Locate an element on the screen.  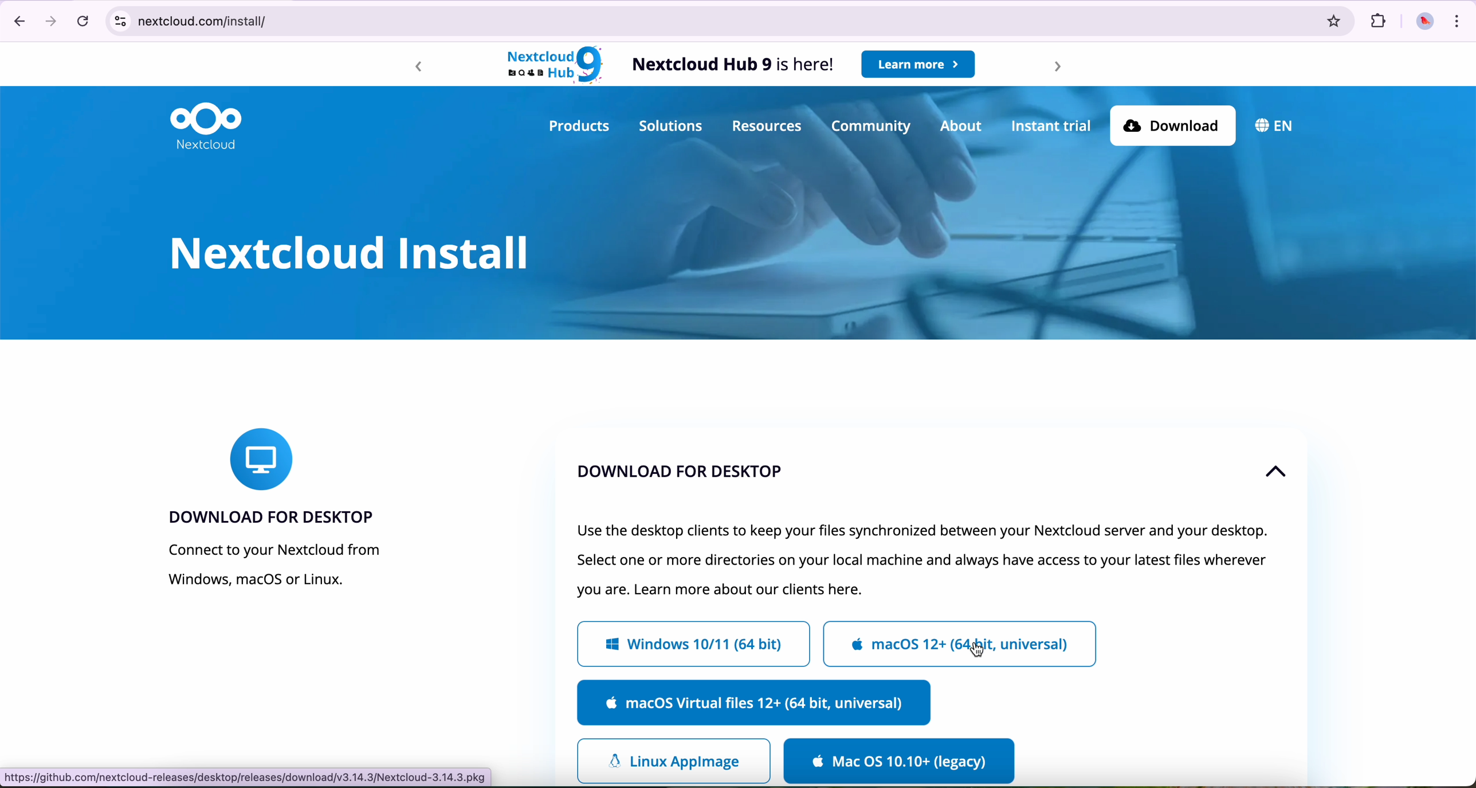
https://github.com/nextcloud-release/dekstop/release/download/v3.14/Nextcloud-3.14.3.pkg is located at coordinates (262, 775).